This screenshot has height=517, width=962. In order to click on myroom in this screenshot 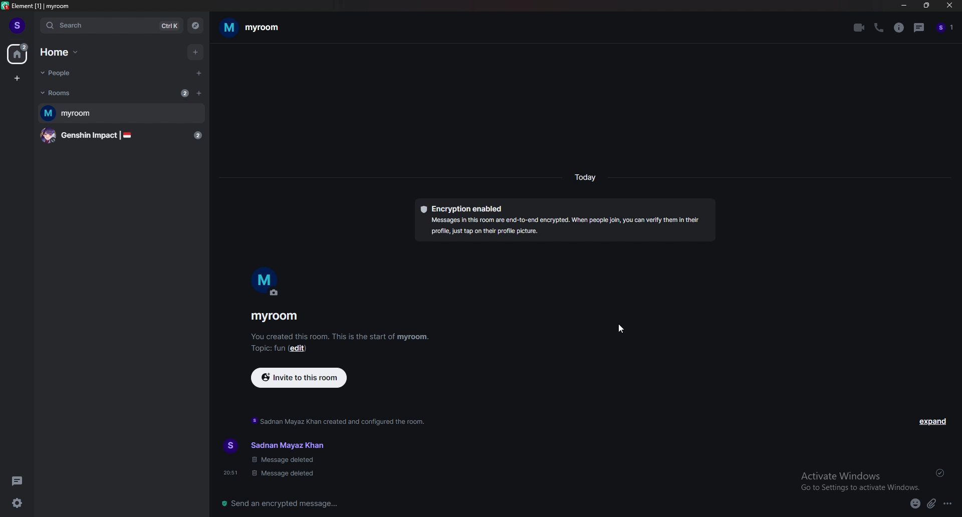, I will do `click(251, 27)`.